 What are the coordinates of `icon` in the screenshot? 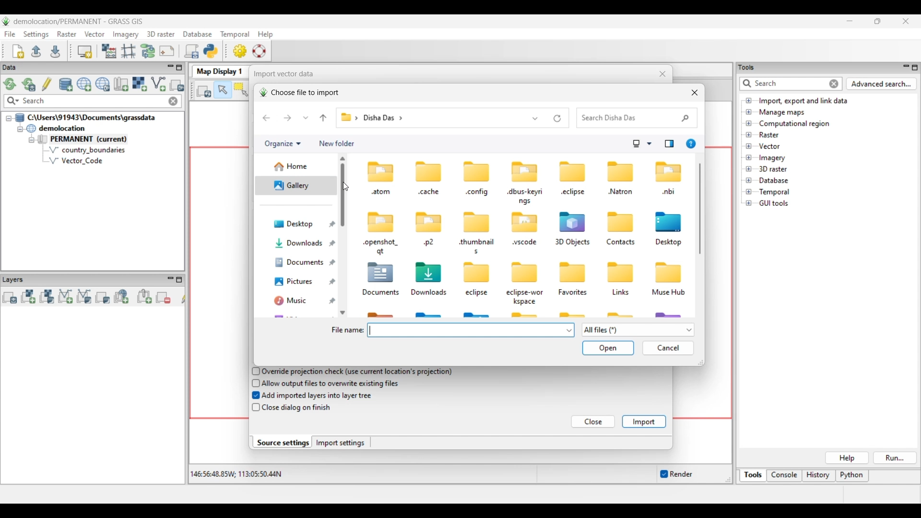 It's located at (572, 171).